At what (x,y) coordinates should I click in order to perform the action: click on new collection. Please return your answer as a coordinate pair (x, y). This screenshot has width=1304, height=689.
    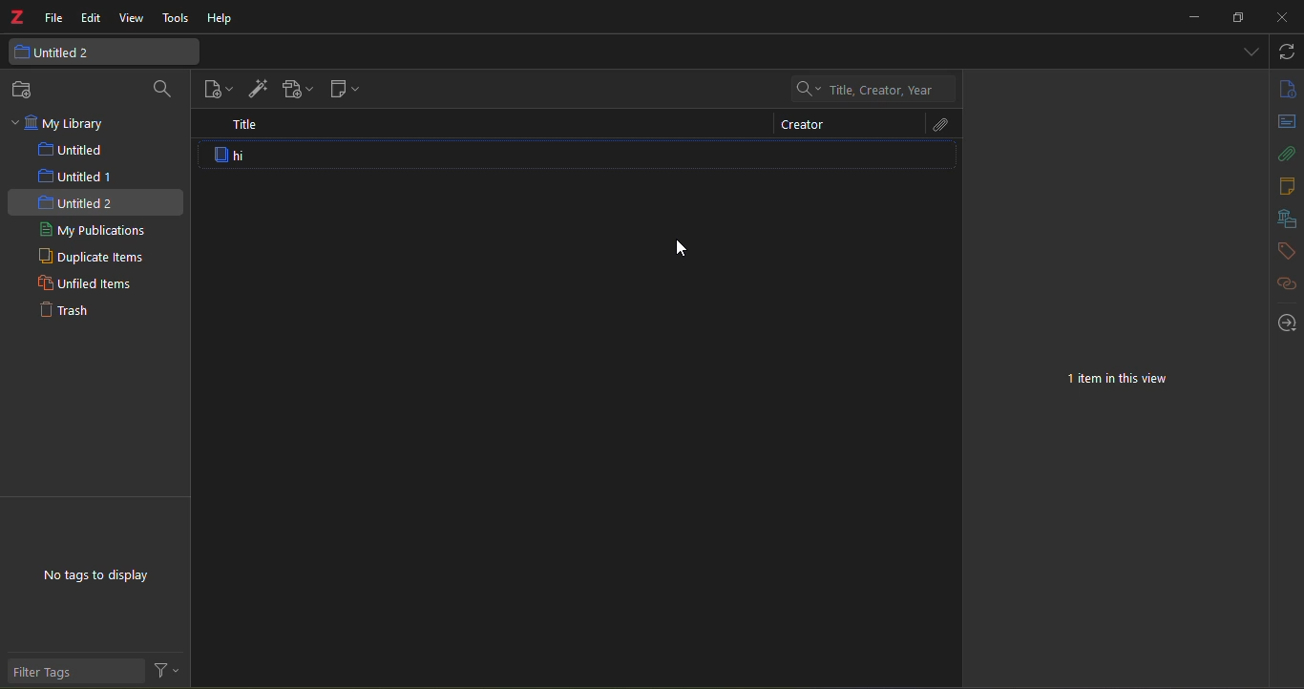
    Looking at the image, I should click on (27, 90).